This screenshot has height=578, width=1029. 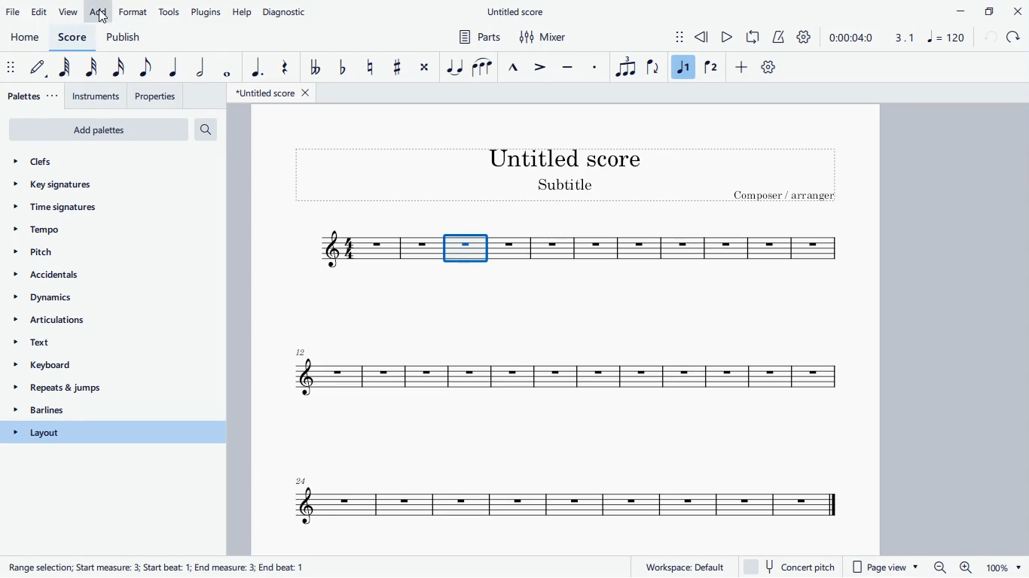 I want to click on move, so click(x=10, y=67).